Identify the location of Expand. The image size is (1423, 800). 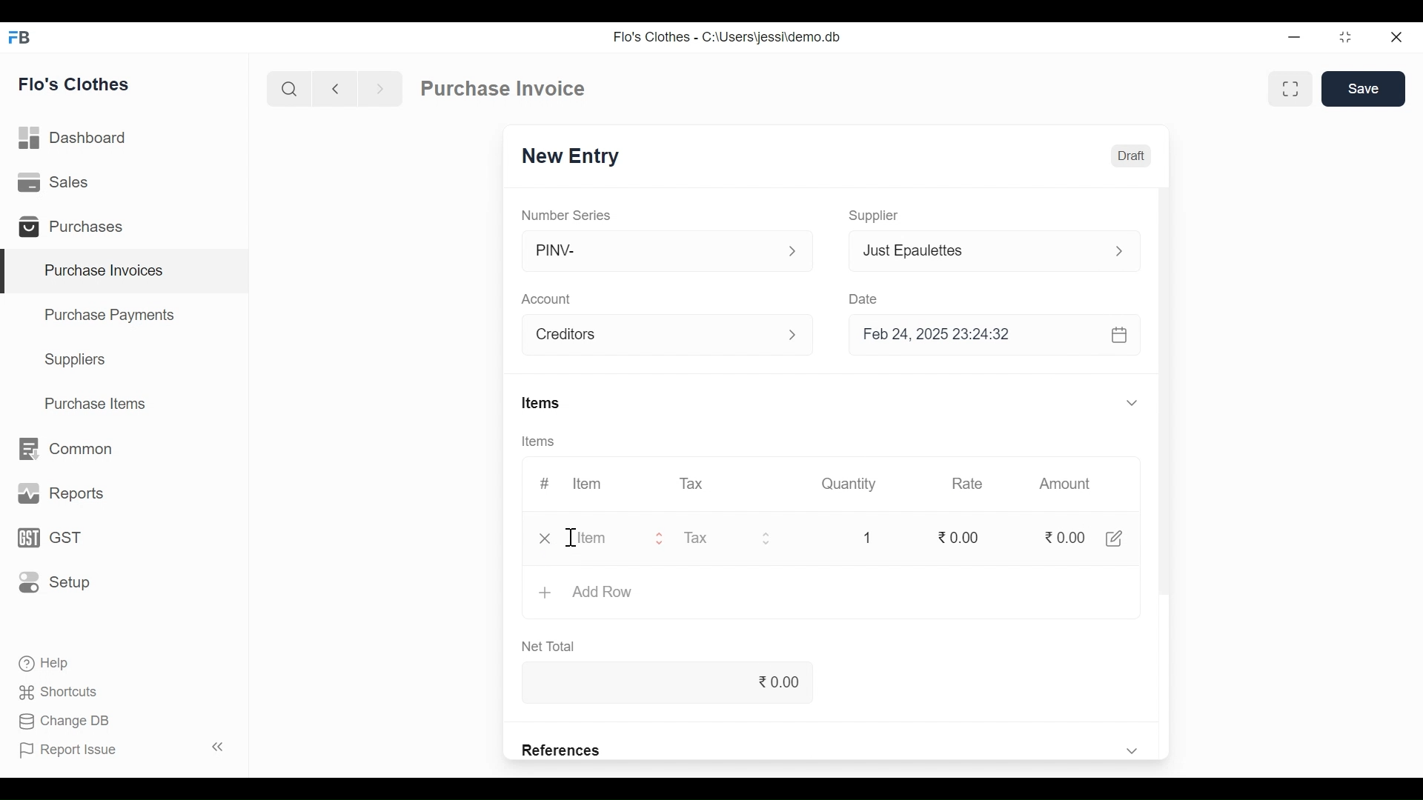
(659, 539).